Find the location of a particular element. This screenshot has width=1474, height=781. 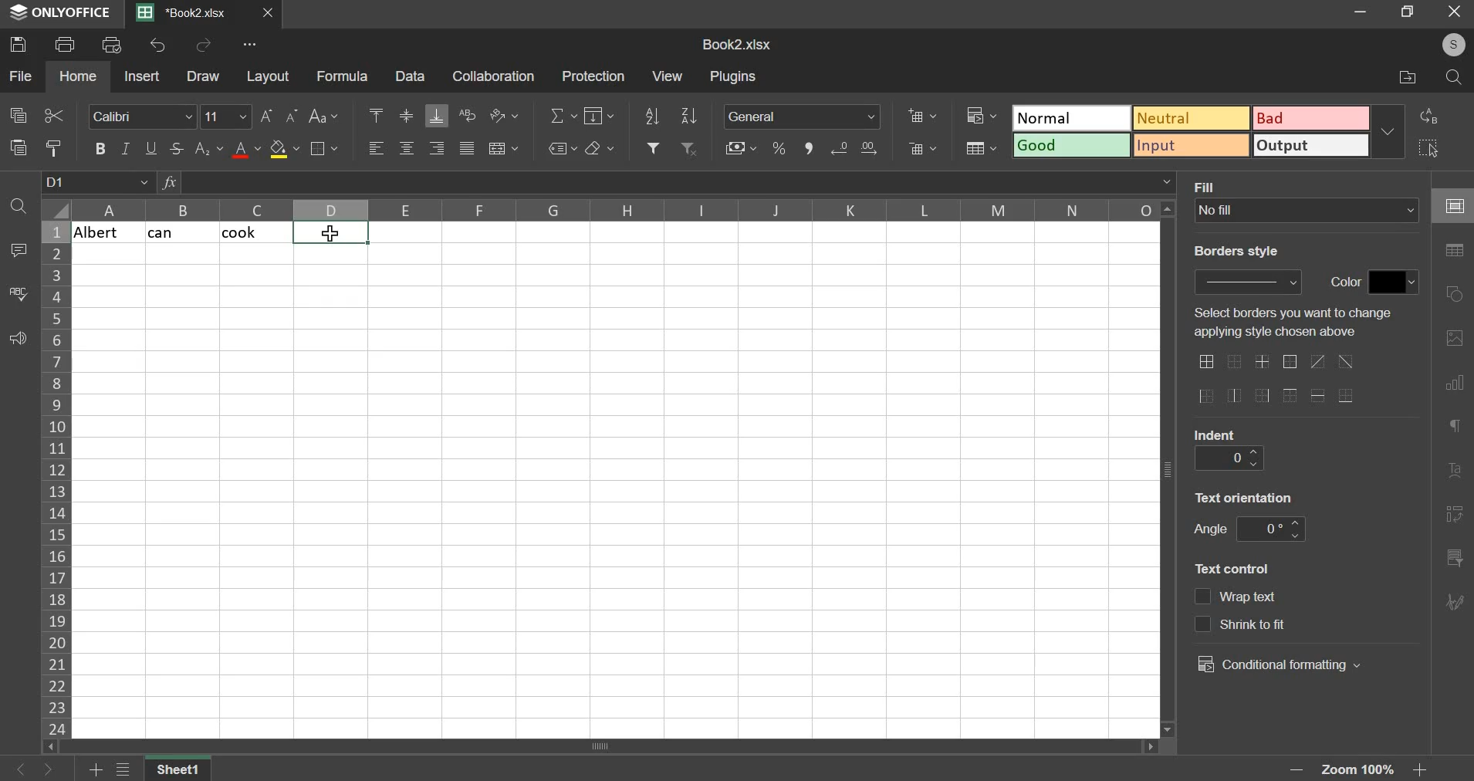

percentage is located at coordinates (778, 148).